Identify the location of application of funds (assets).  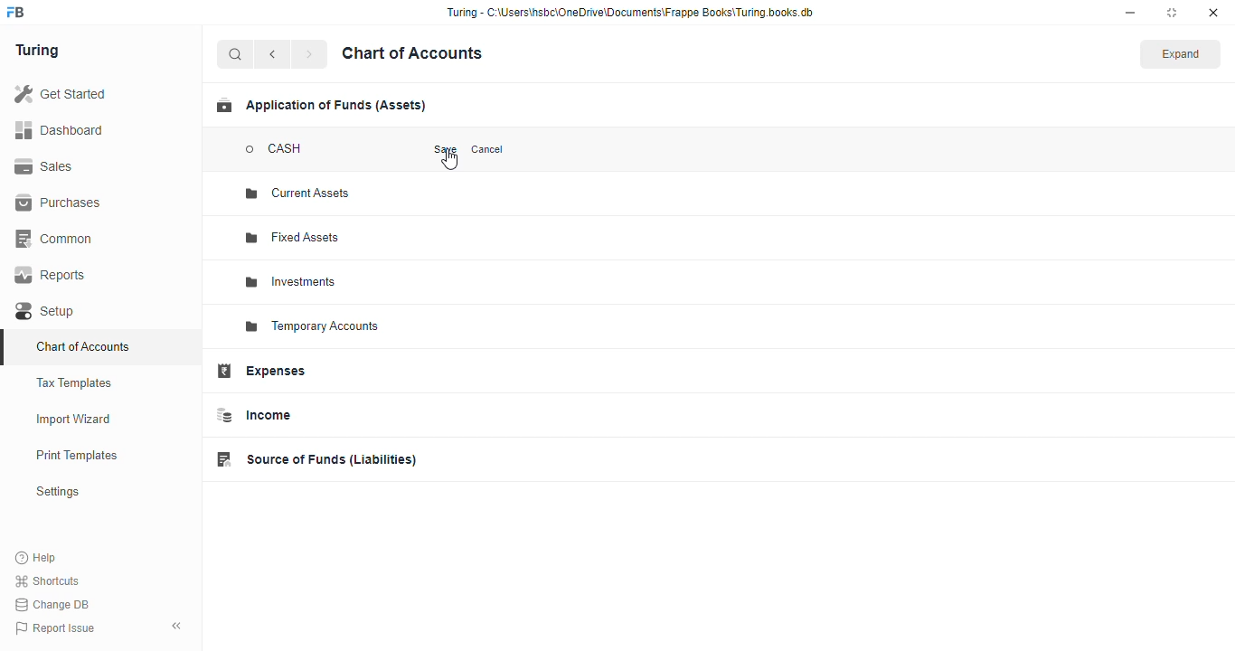
(321, 105).